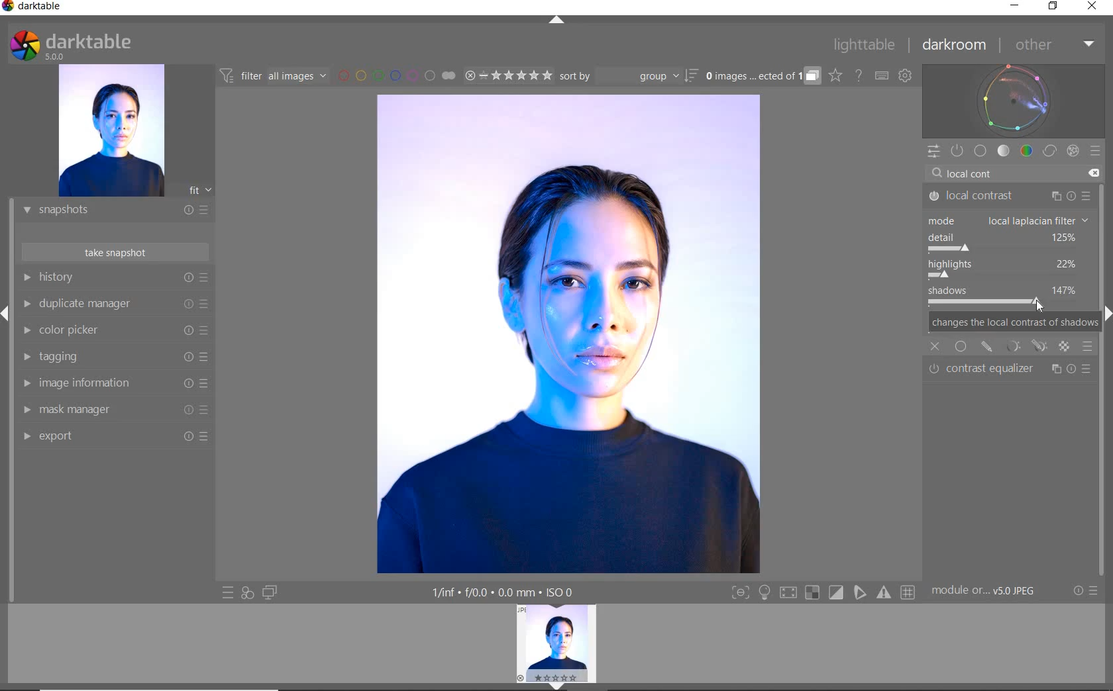  Describe the element at coordinates (1055, 7) in the screenshot. I see `RESTORE` at that location.